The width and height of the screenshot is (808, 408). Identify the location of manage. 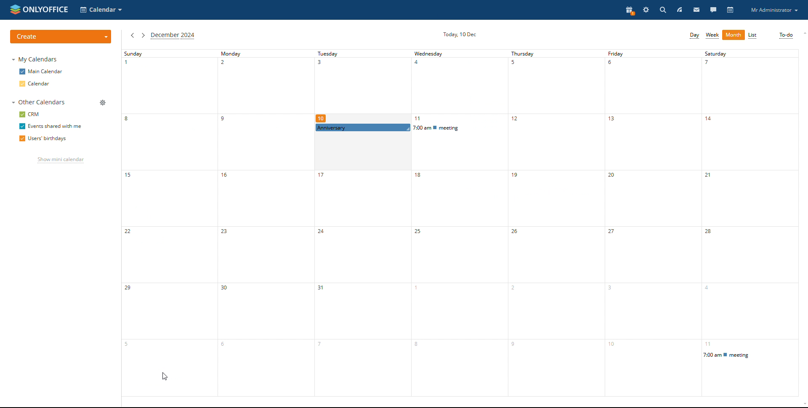
(103, 102).